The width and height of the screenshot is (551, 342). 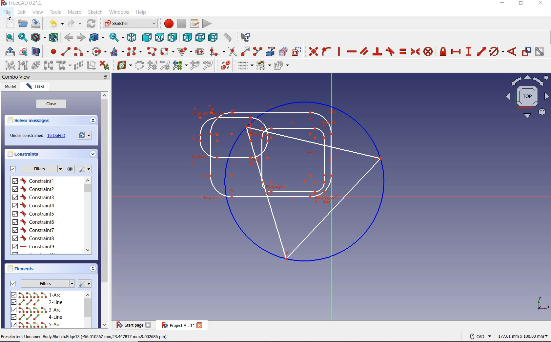 What do you see at coordinates (208, 65) in the screenshot?
I see `join curves` at bounding box center [208, 65].